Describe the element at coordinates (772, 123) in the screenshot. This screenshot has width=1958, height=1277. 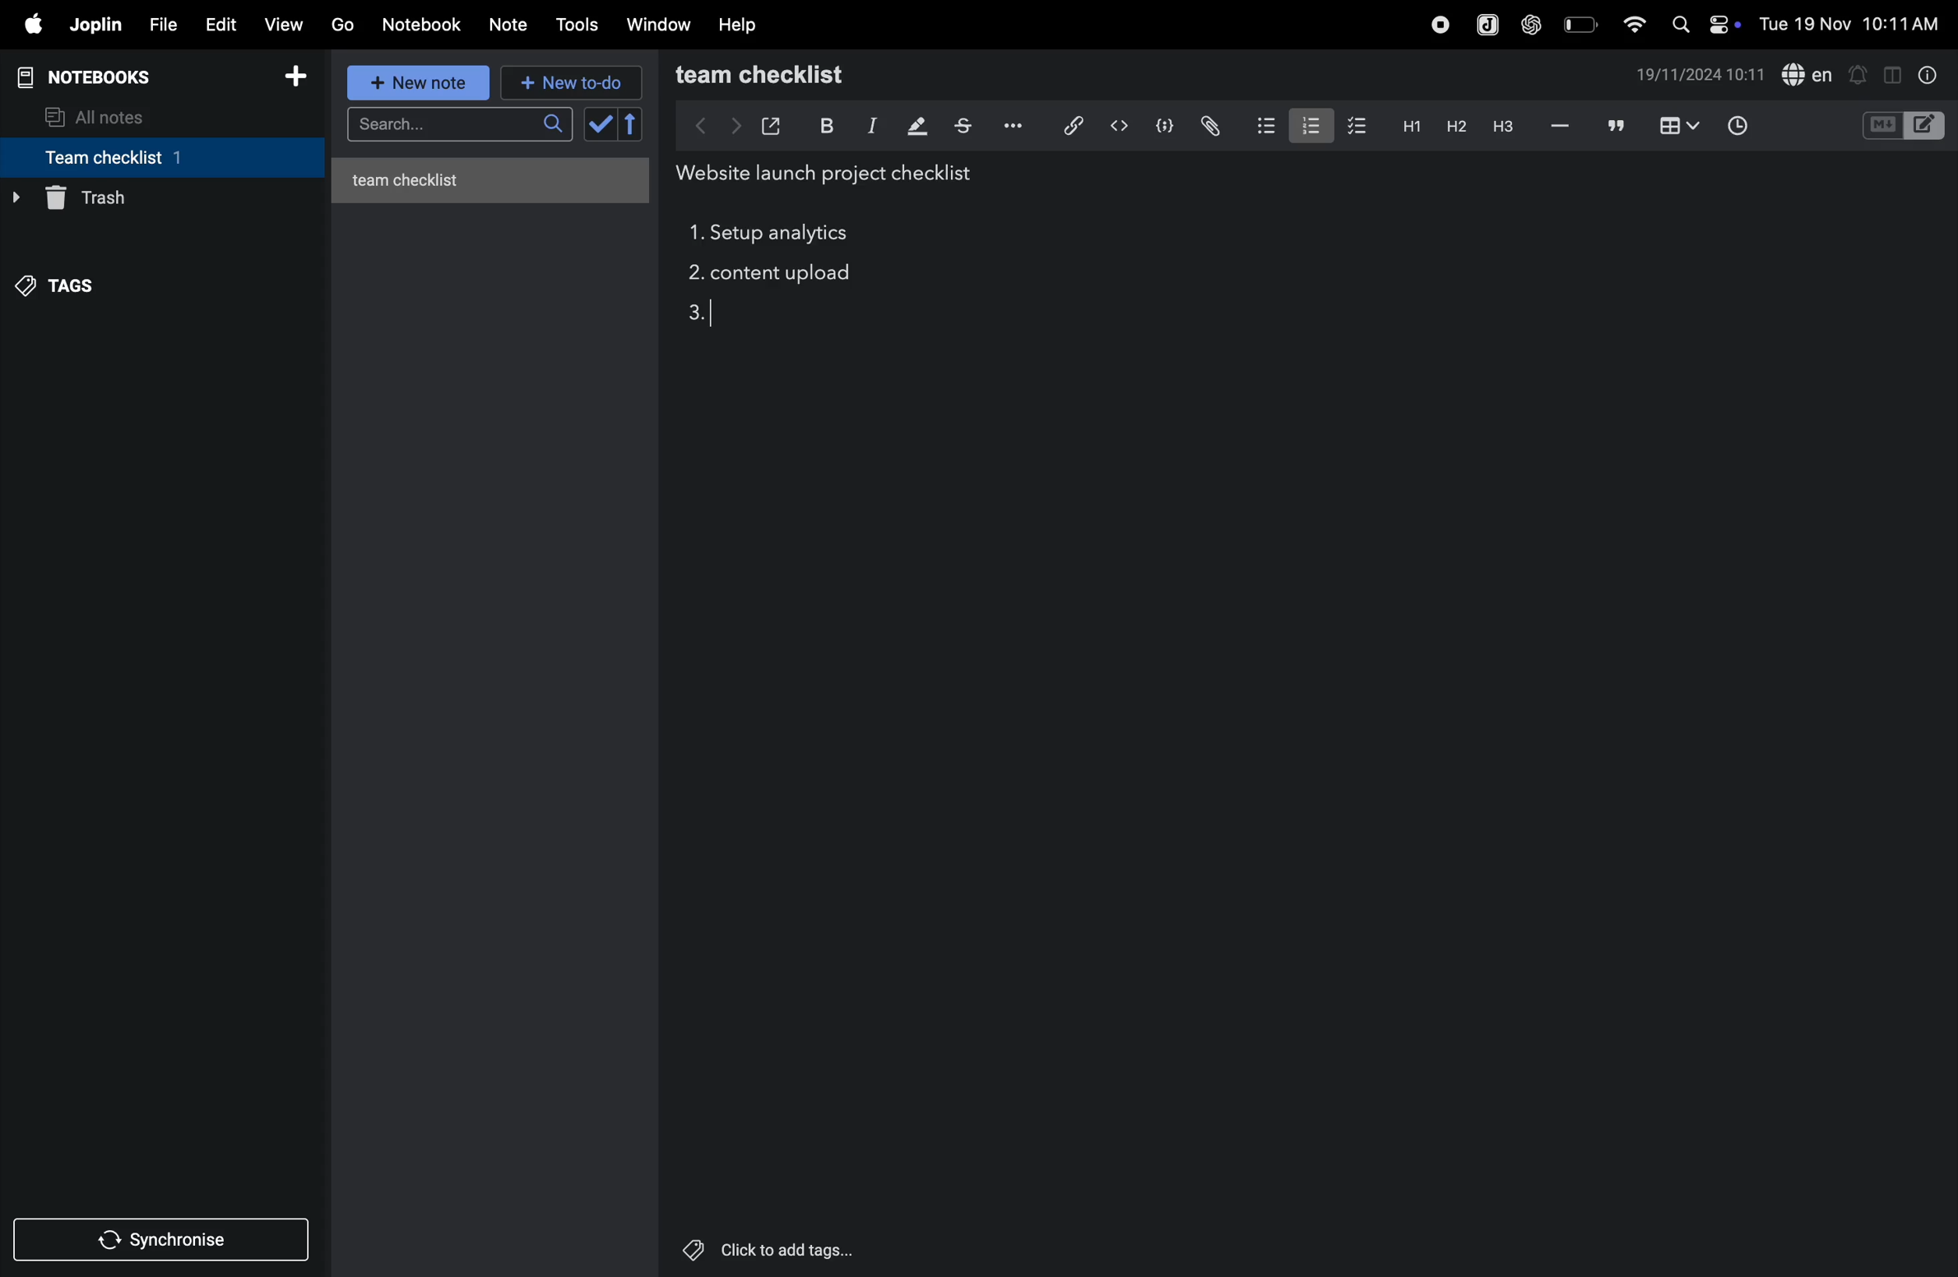
I see `open window` at that location.